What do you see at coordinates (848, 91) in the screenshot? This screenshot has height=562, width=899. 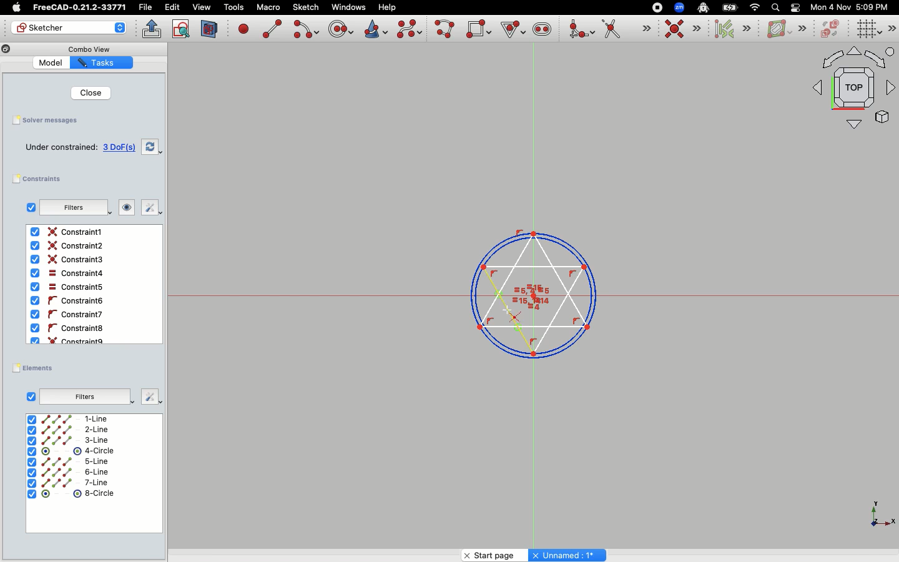 I see `Top` at bounding box center [848, 91].